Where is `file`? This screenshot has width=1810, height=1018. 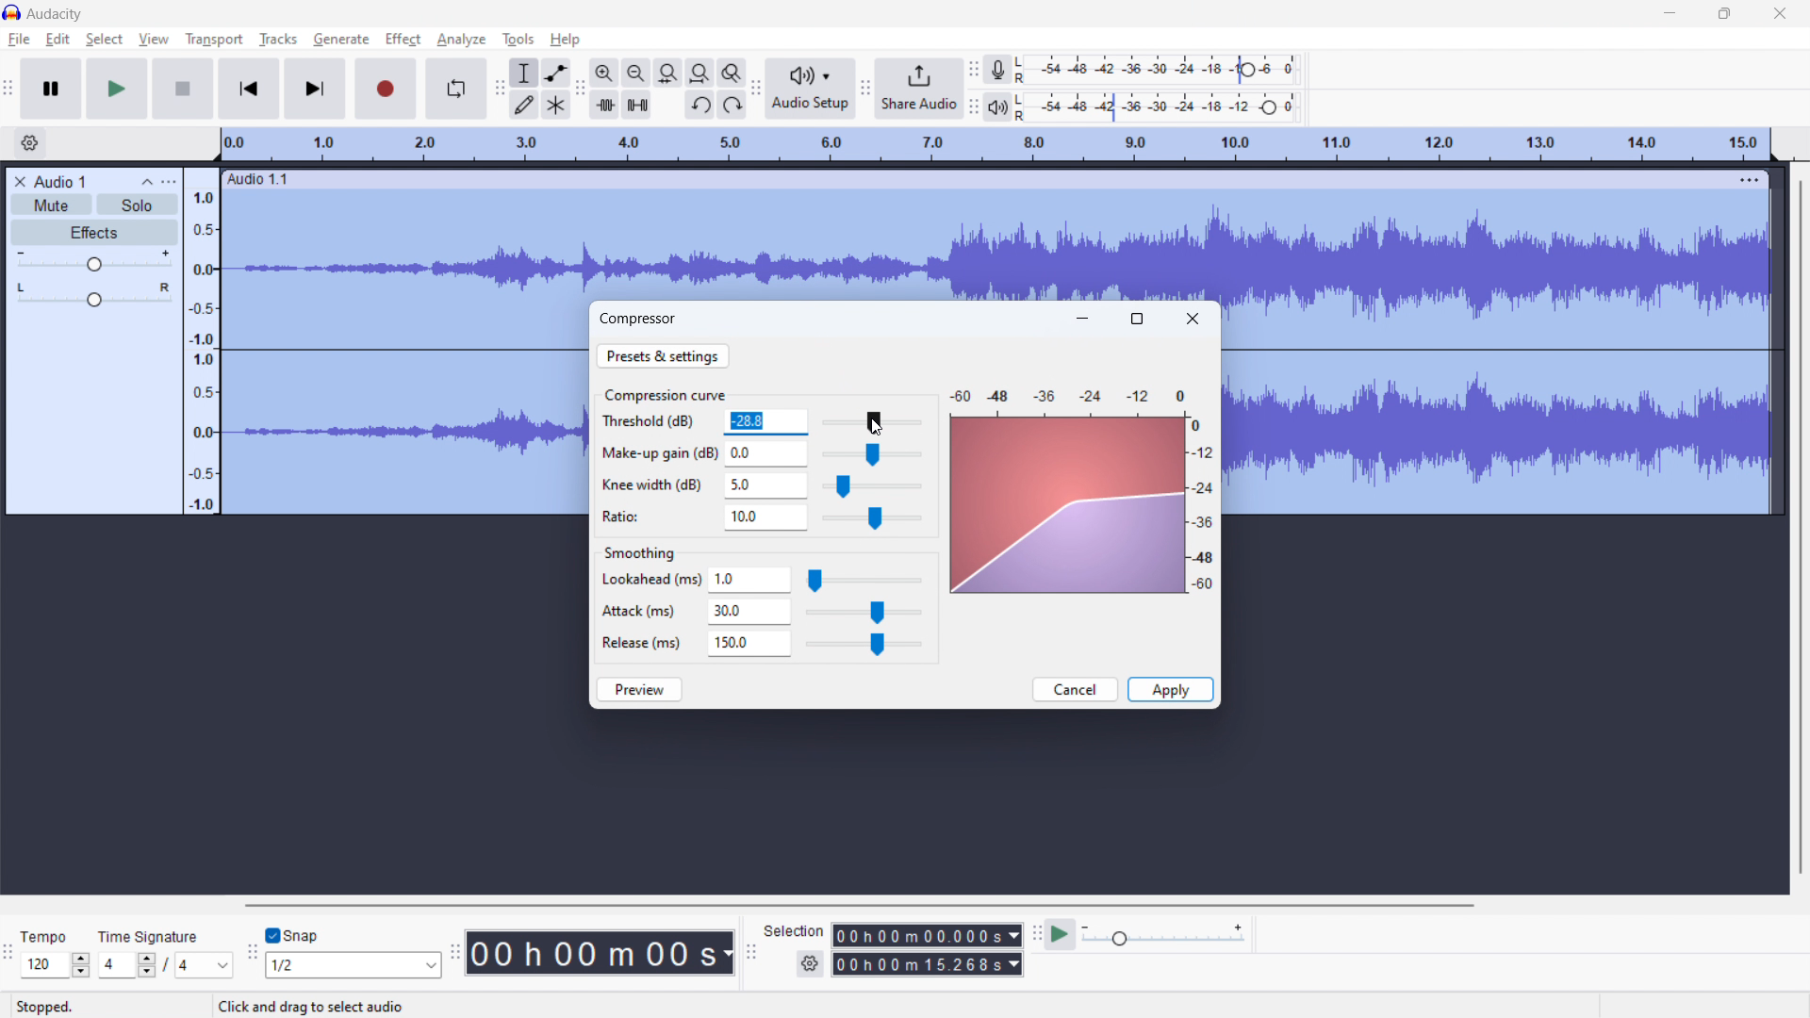 file is located at coordinates (18, 41).